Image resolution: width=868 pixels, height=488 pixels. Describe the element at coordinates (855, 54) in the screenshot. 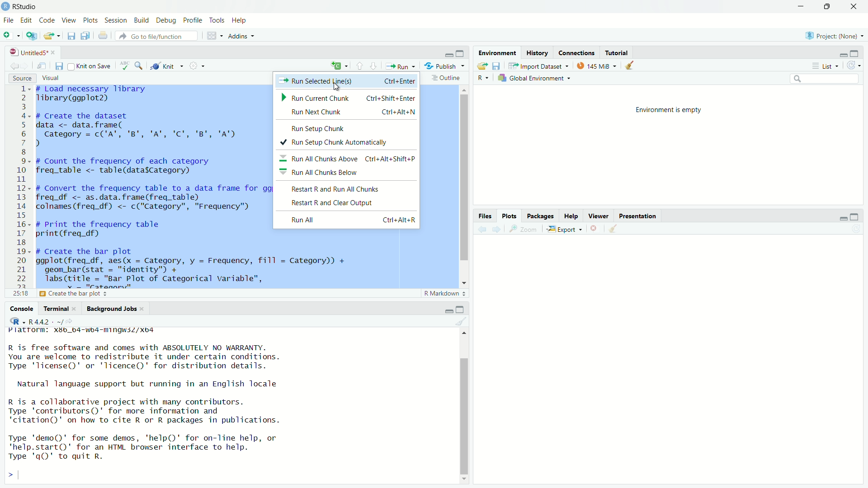

I see `maximize` at that location.